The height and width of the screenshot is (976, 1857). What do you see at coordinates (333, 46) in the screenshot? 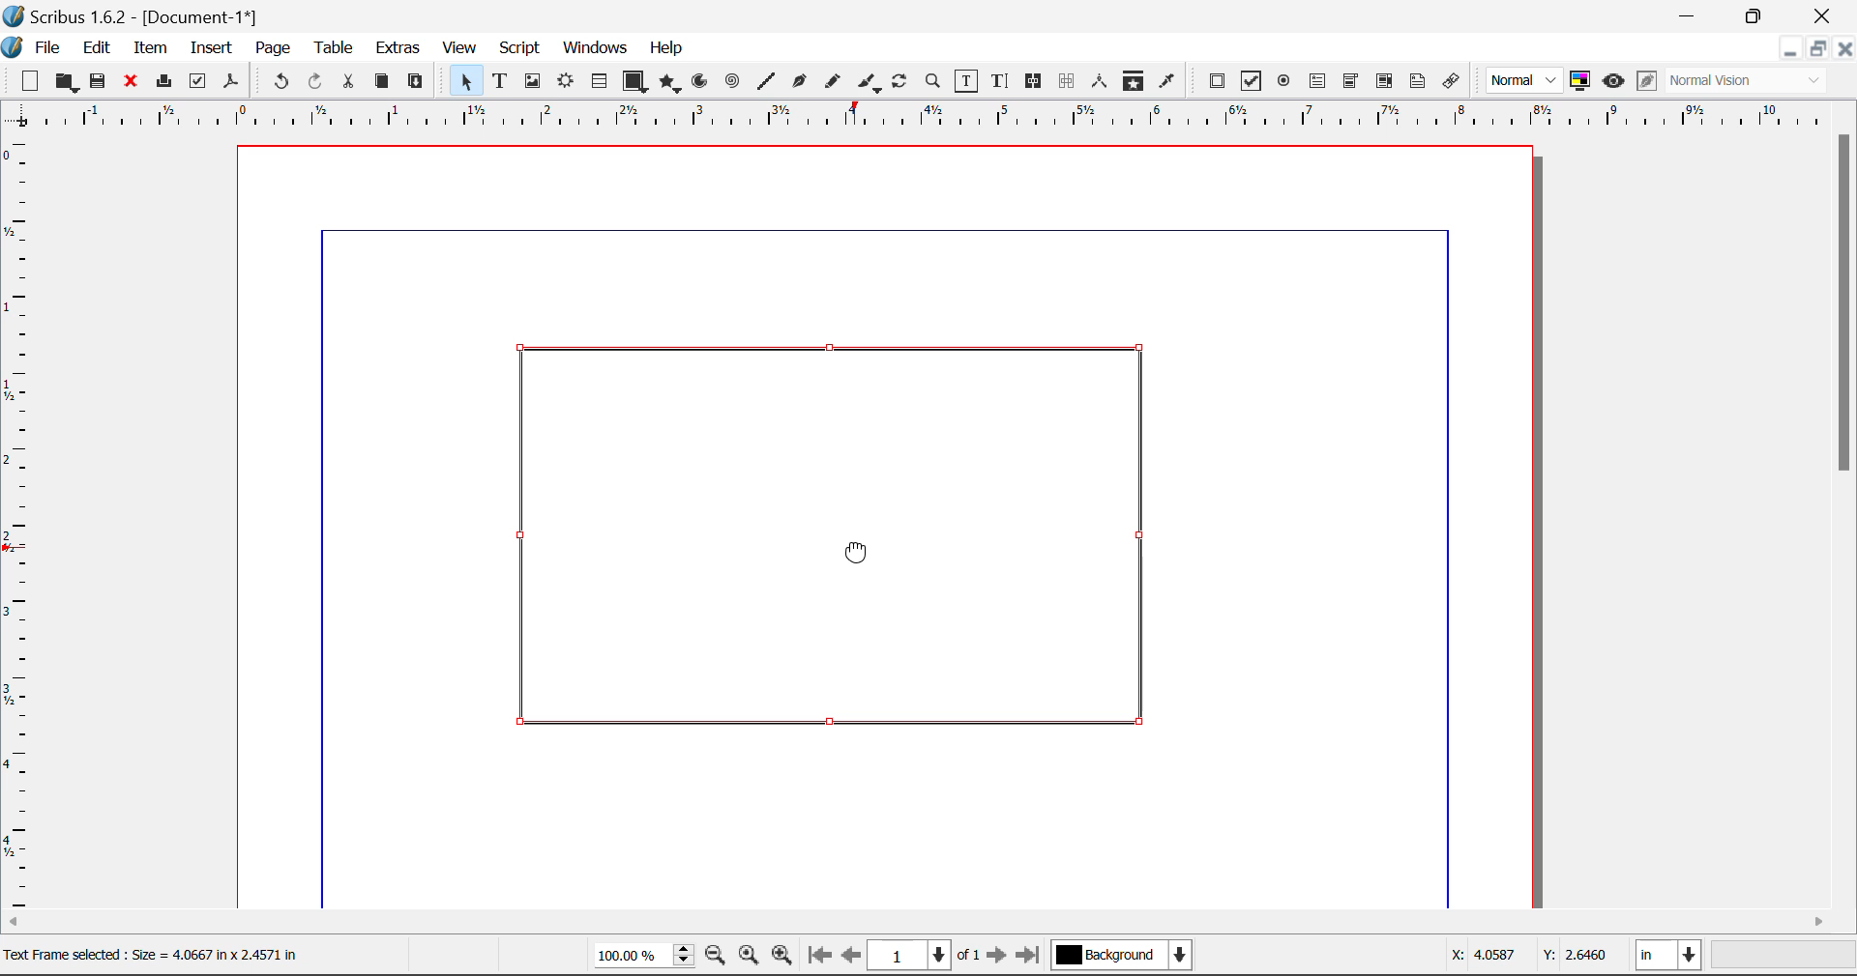
I see `Table` at bounding box center [333, 46].